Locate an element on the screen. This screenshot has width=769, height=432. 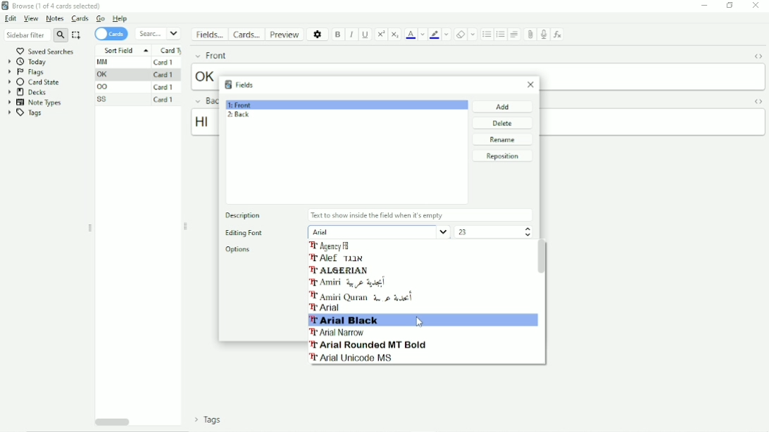
MM is located at coordinates (105, 62).